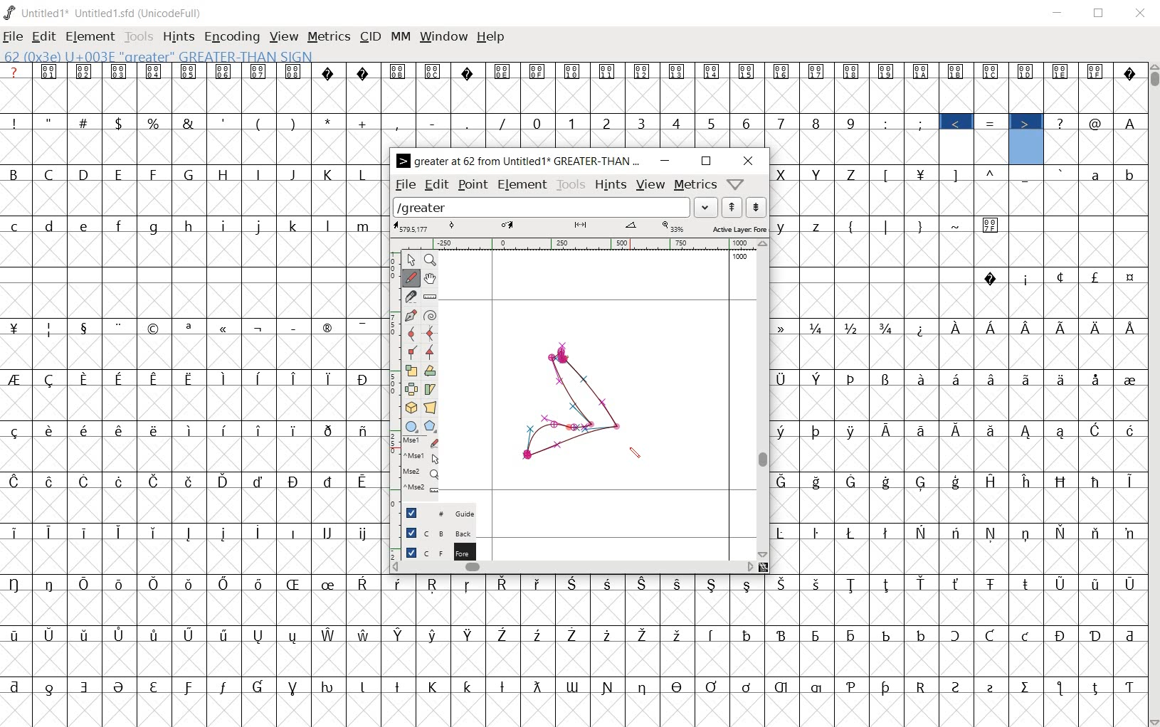 Image resolution: width=1160 pixels, height=727 pixels. Describe the element at coordinates (572, 403) in the screenshot. I see `glyph for a closed angle bracket creation` at that location.